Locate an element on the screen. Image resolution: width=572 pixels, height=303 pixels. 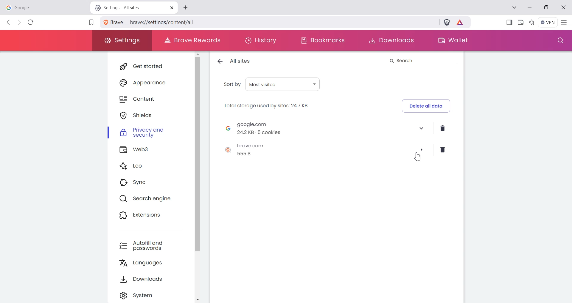
Vertical scroll bar is located at coordinates (198, 177).